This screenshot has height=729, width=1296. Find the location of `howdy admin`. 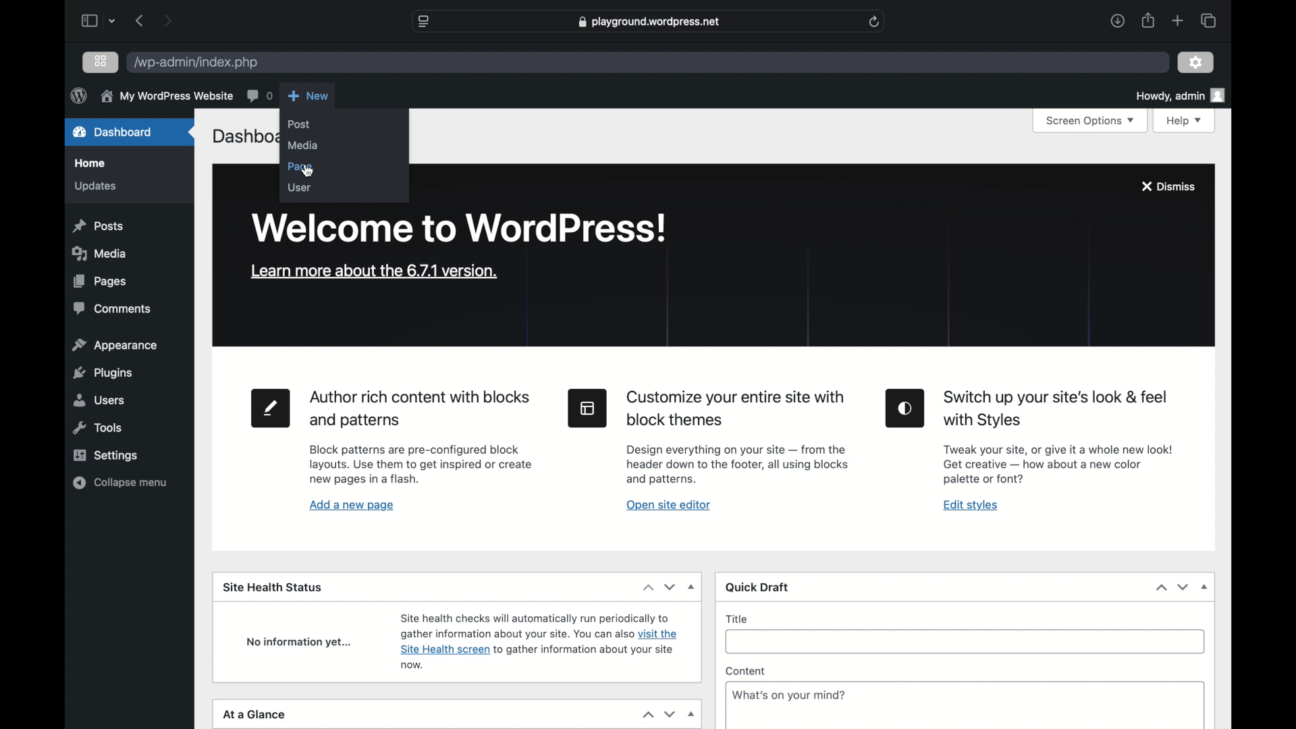

howdy admin is located at coordinates (1181, 96).